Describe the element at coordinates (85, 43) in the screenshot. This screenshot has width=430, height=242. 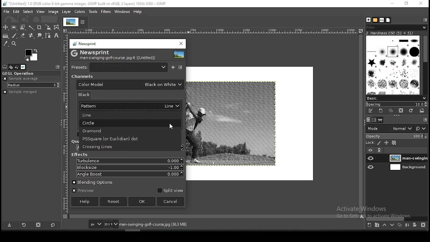
I see `news print` at that location.